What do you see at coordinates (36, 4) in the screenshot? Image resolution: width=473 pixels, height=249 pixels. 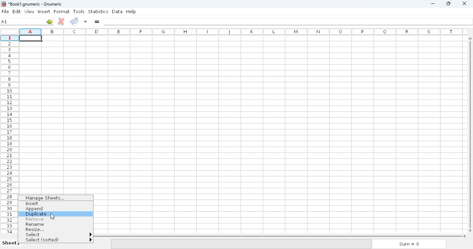 I see `*Book1.gnumeric - Gnumeric` at bounding box center [36, 4].